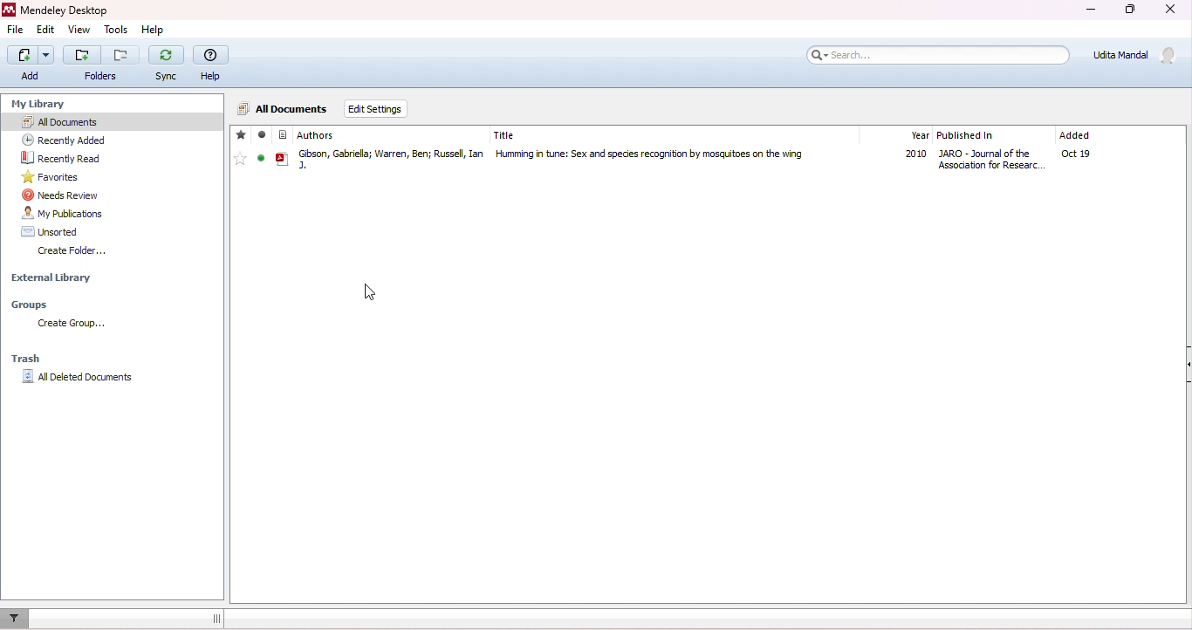 The image size is (1192, 630). What do you see at coordinates (970, 136) in the screenshot?
I see `published in` at bounding box center [970, 136].